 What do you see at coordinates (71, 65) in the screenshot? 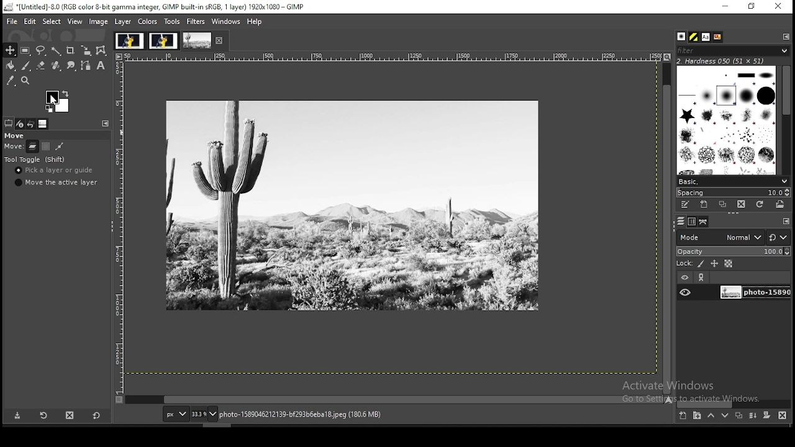
I see `smudge tool` at bounding box center [71, 65].